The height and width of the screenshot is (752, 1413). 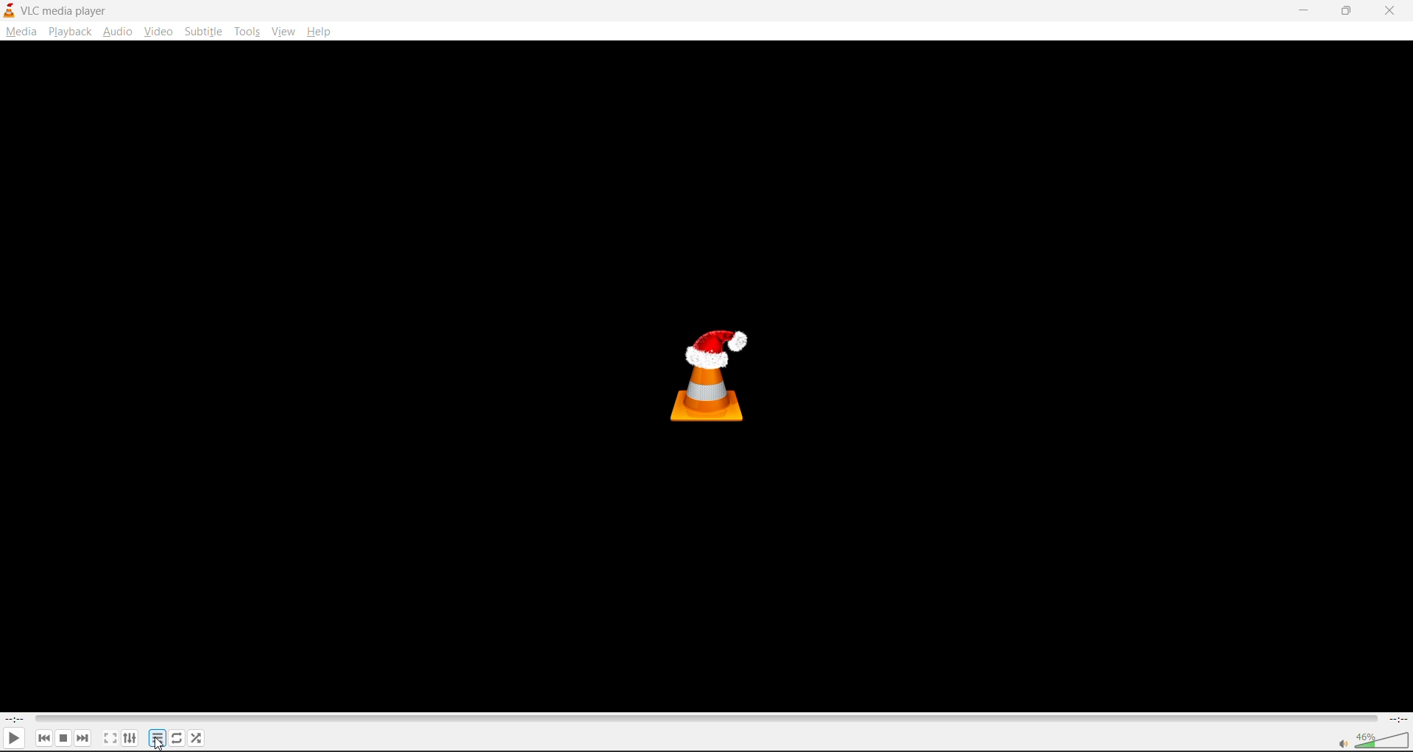 I want to click on playback, so click(x=70, y=32).